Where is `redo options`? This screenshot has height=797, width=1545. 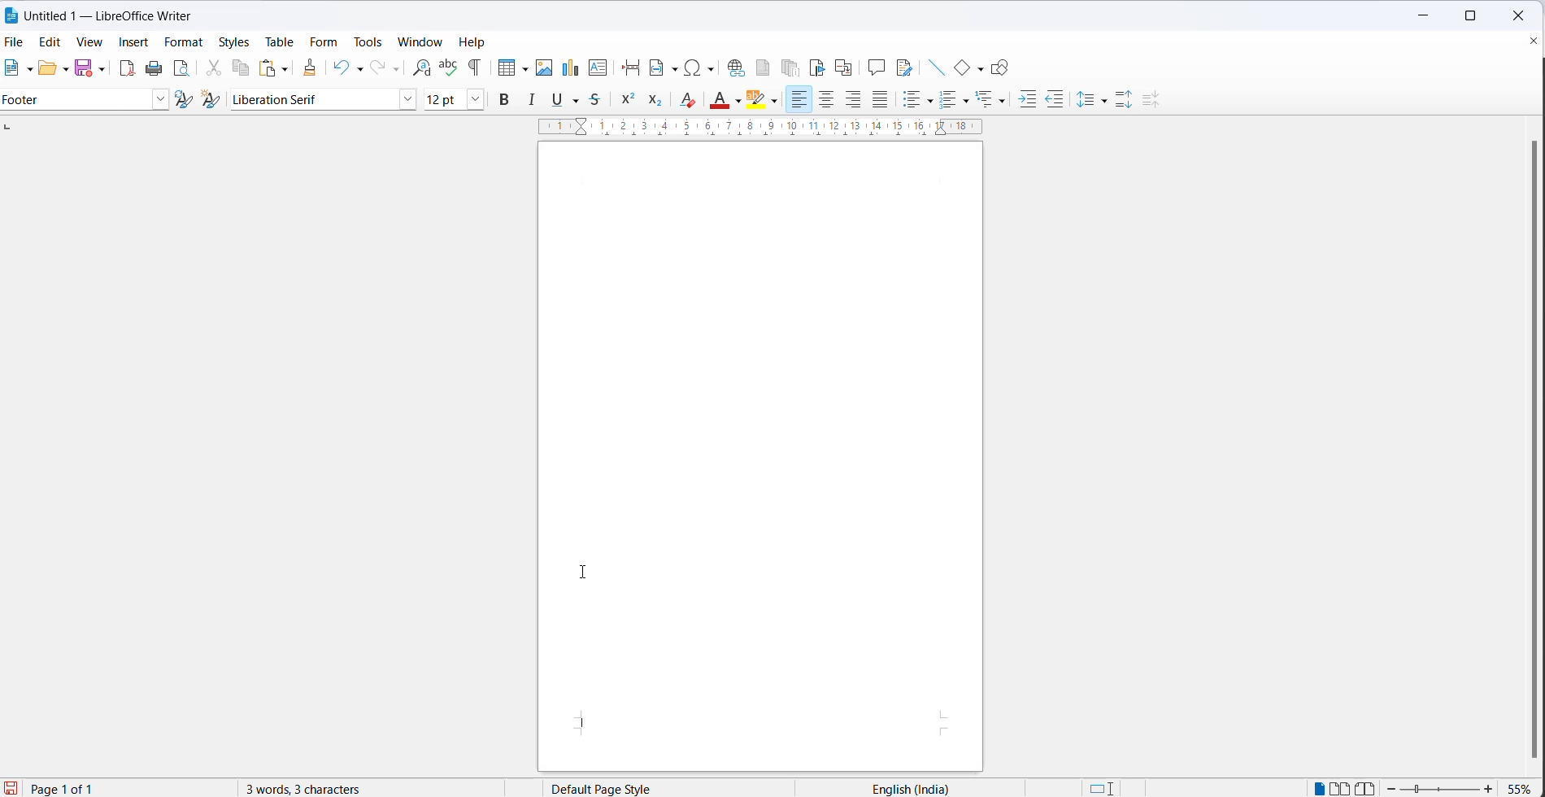
redo options is located at coordinates (394, 68).